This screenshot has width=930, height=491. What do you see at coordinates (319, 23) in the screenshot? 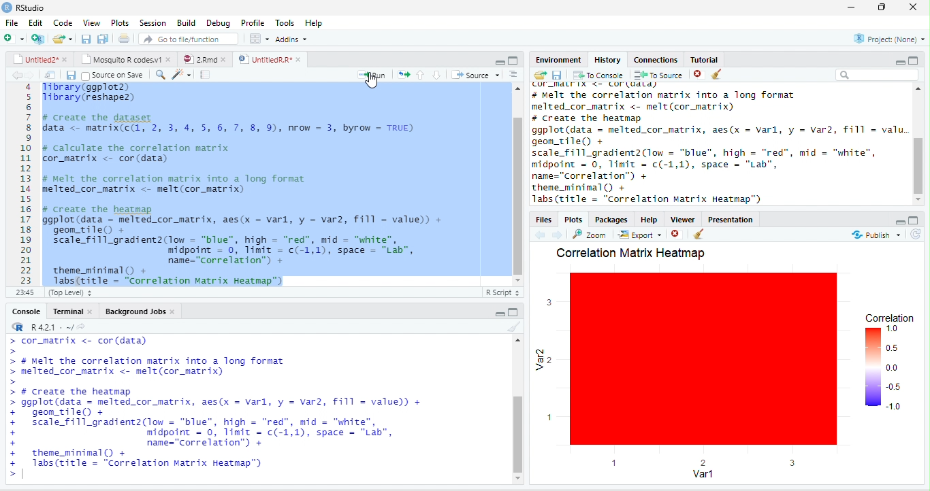
I see `help` at bounding box center [319, 23].